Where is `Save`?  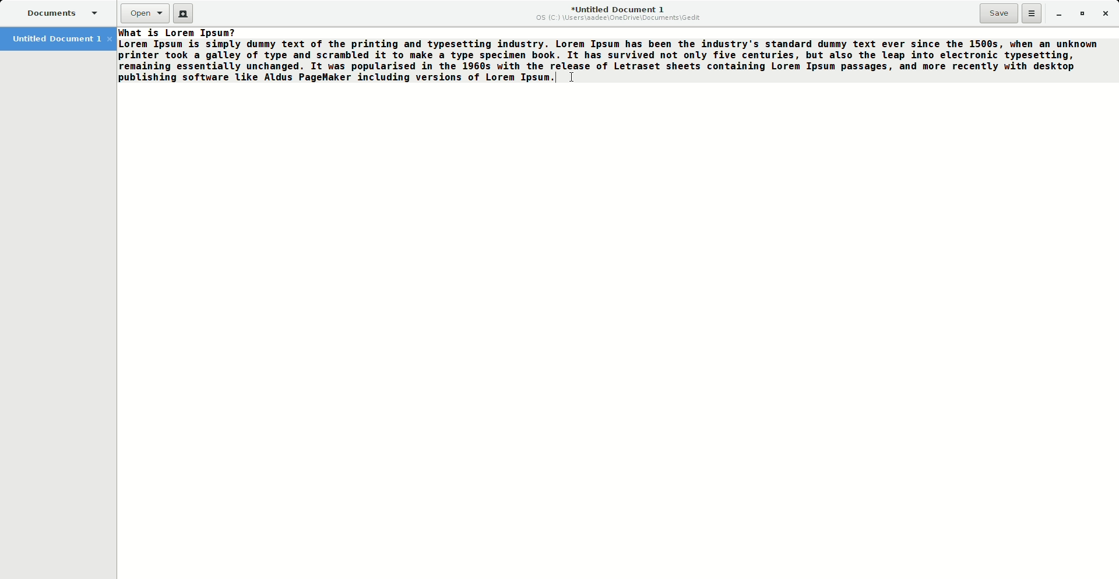
Save is located at coordinates (999, 13).